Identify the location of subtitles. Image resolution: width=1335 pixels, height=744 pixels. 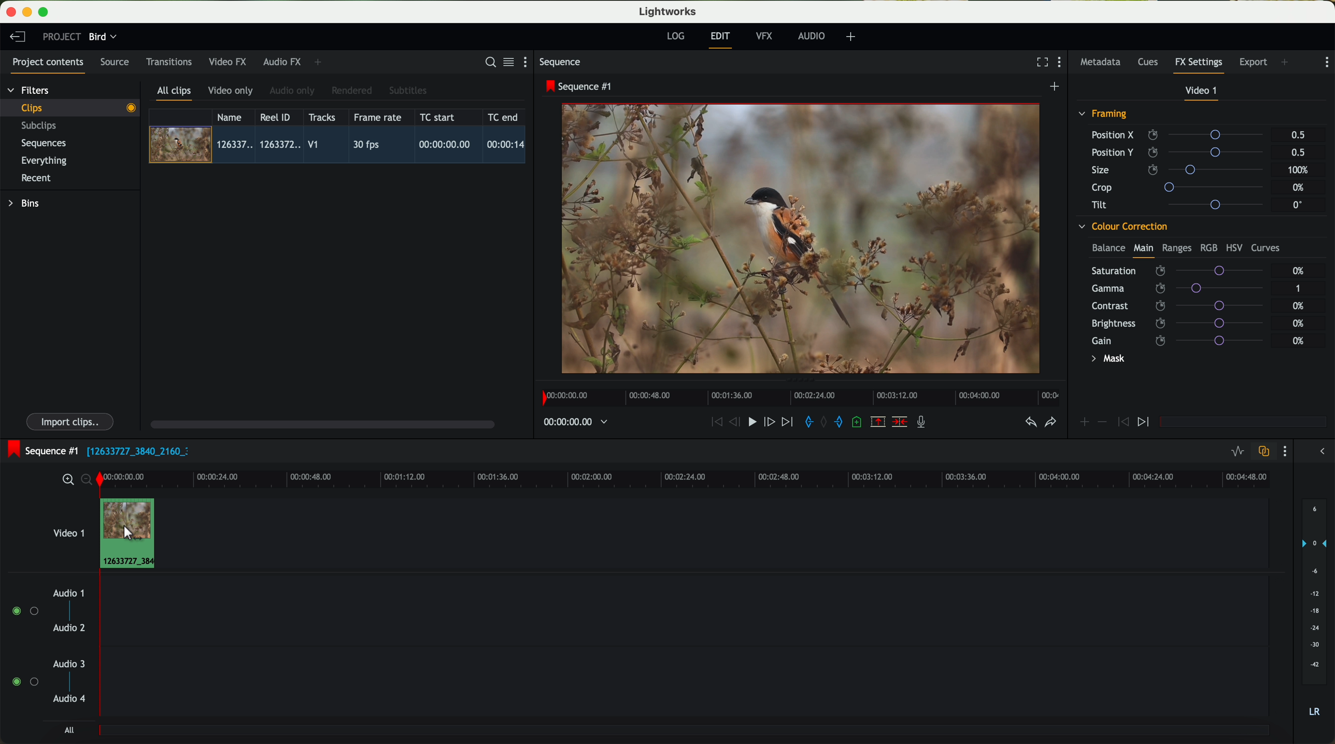
(406, 91).